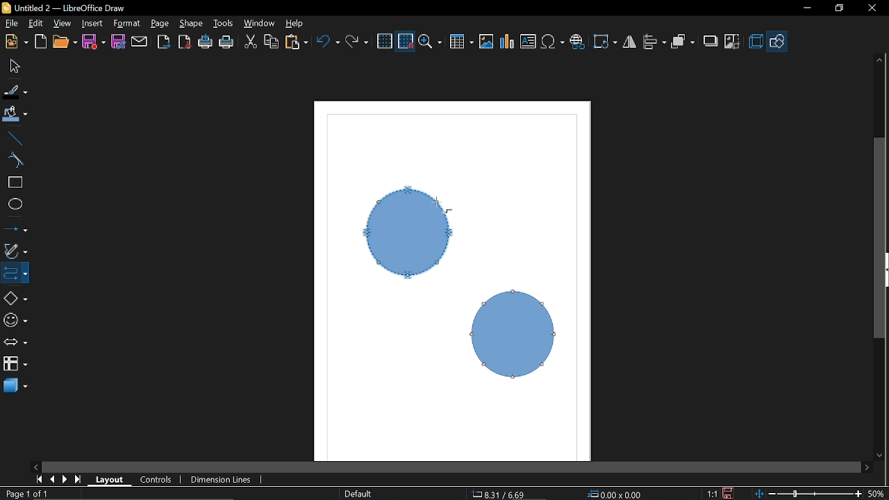  Describe the element at coordinates (358, 494) in the screenshot. I see `Page style` at that location.